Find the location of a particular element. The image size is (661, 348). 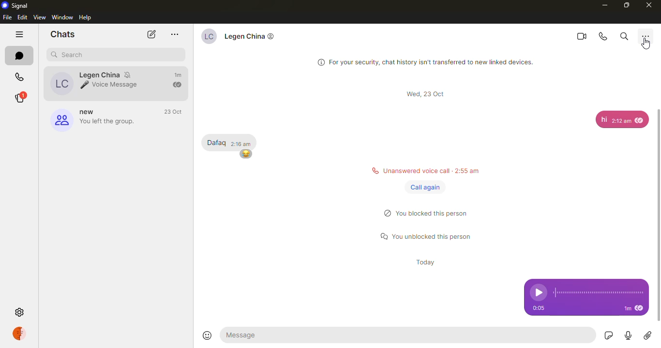

sticker is located at coordinates (609, 335).